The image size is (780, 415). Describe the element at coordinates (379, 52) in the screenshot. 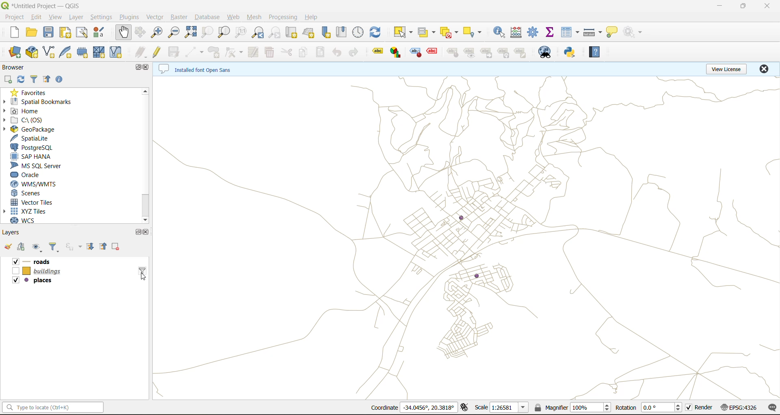

I see `Label` at that location.